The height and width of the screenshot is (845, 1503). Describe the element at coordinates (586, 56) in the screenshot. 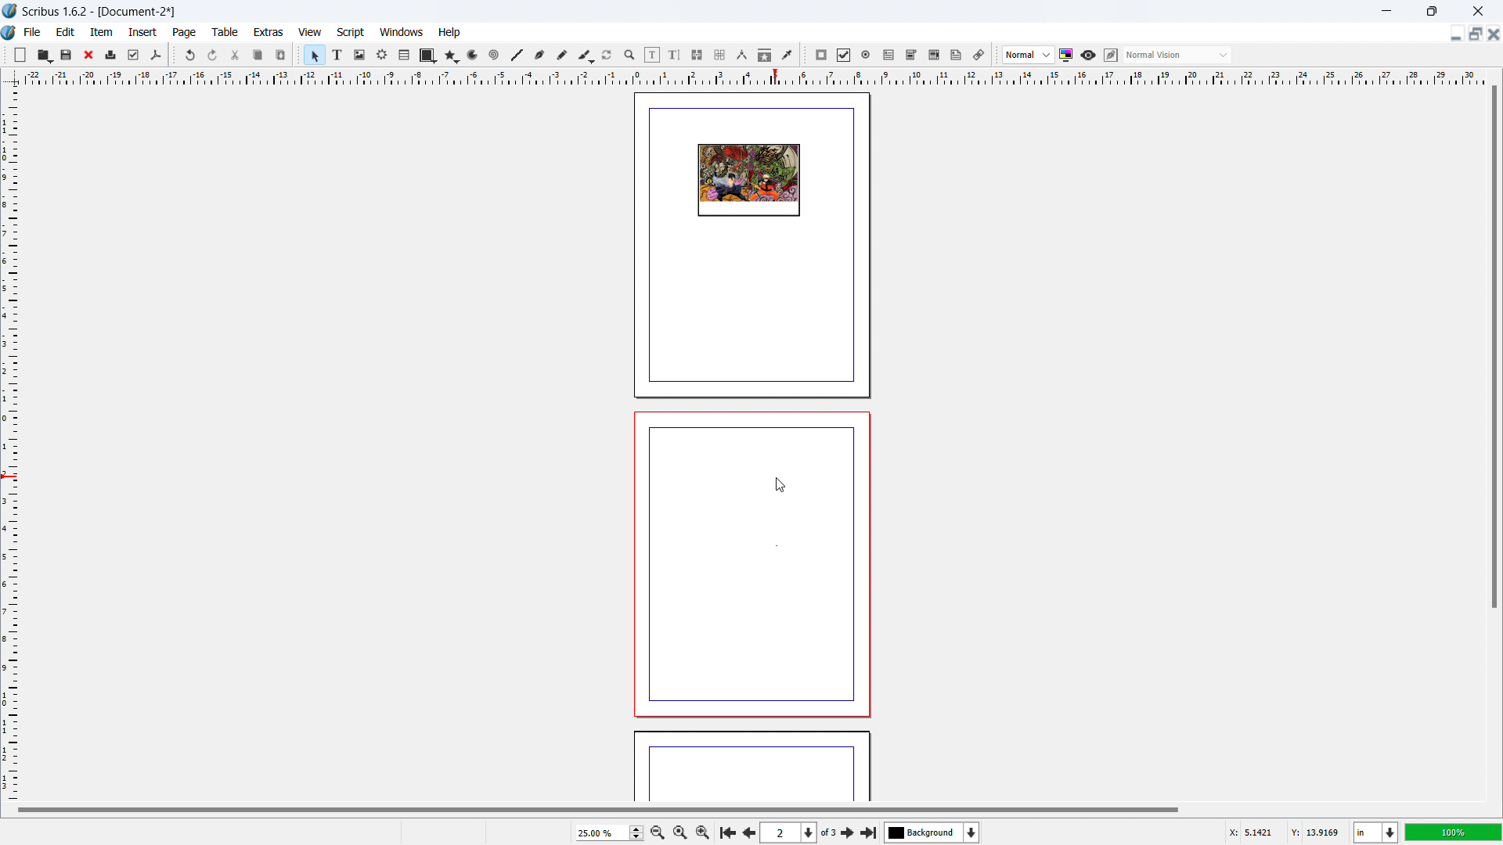

I see `caligraphic line` at that location.